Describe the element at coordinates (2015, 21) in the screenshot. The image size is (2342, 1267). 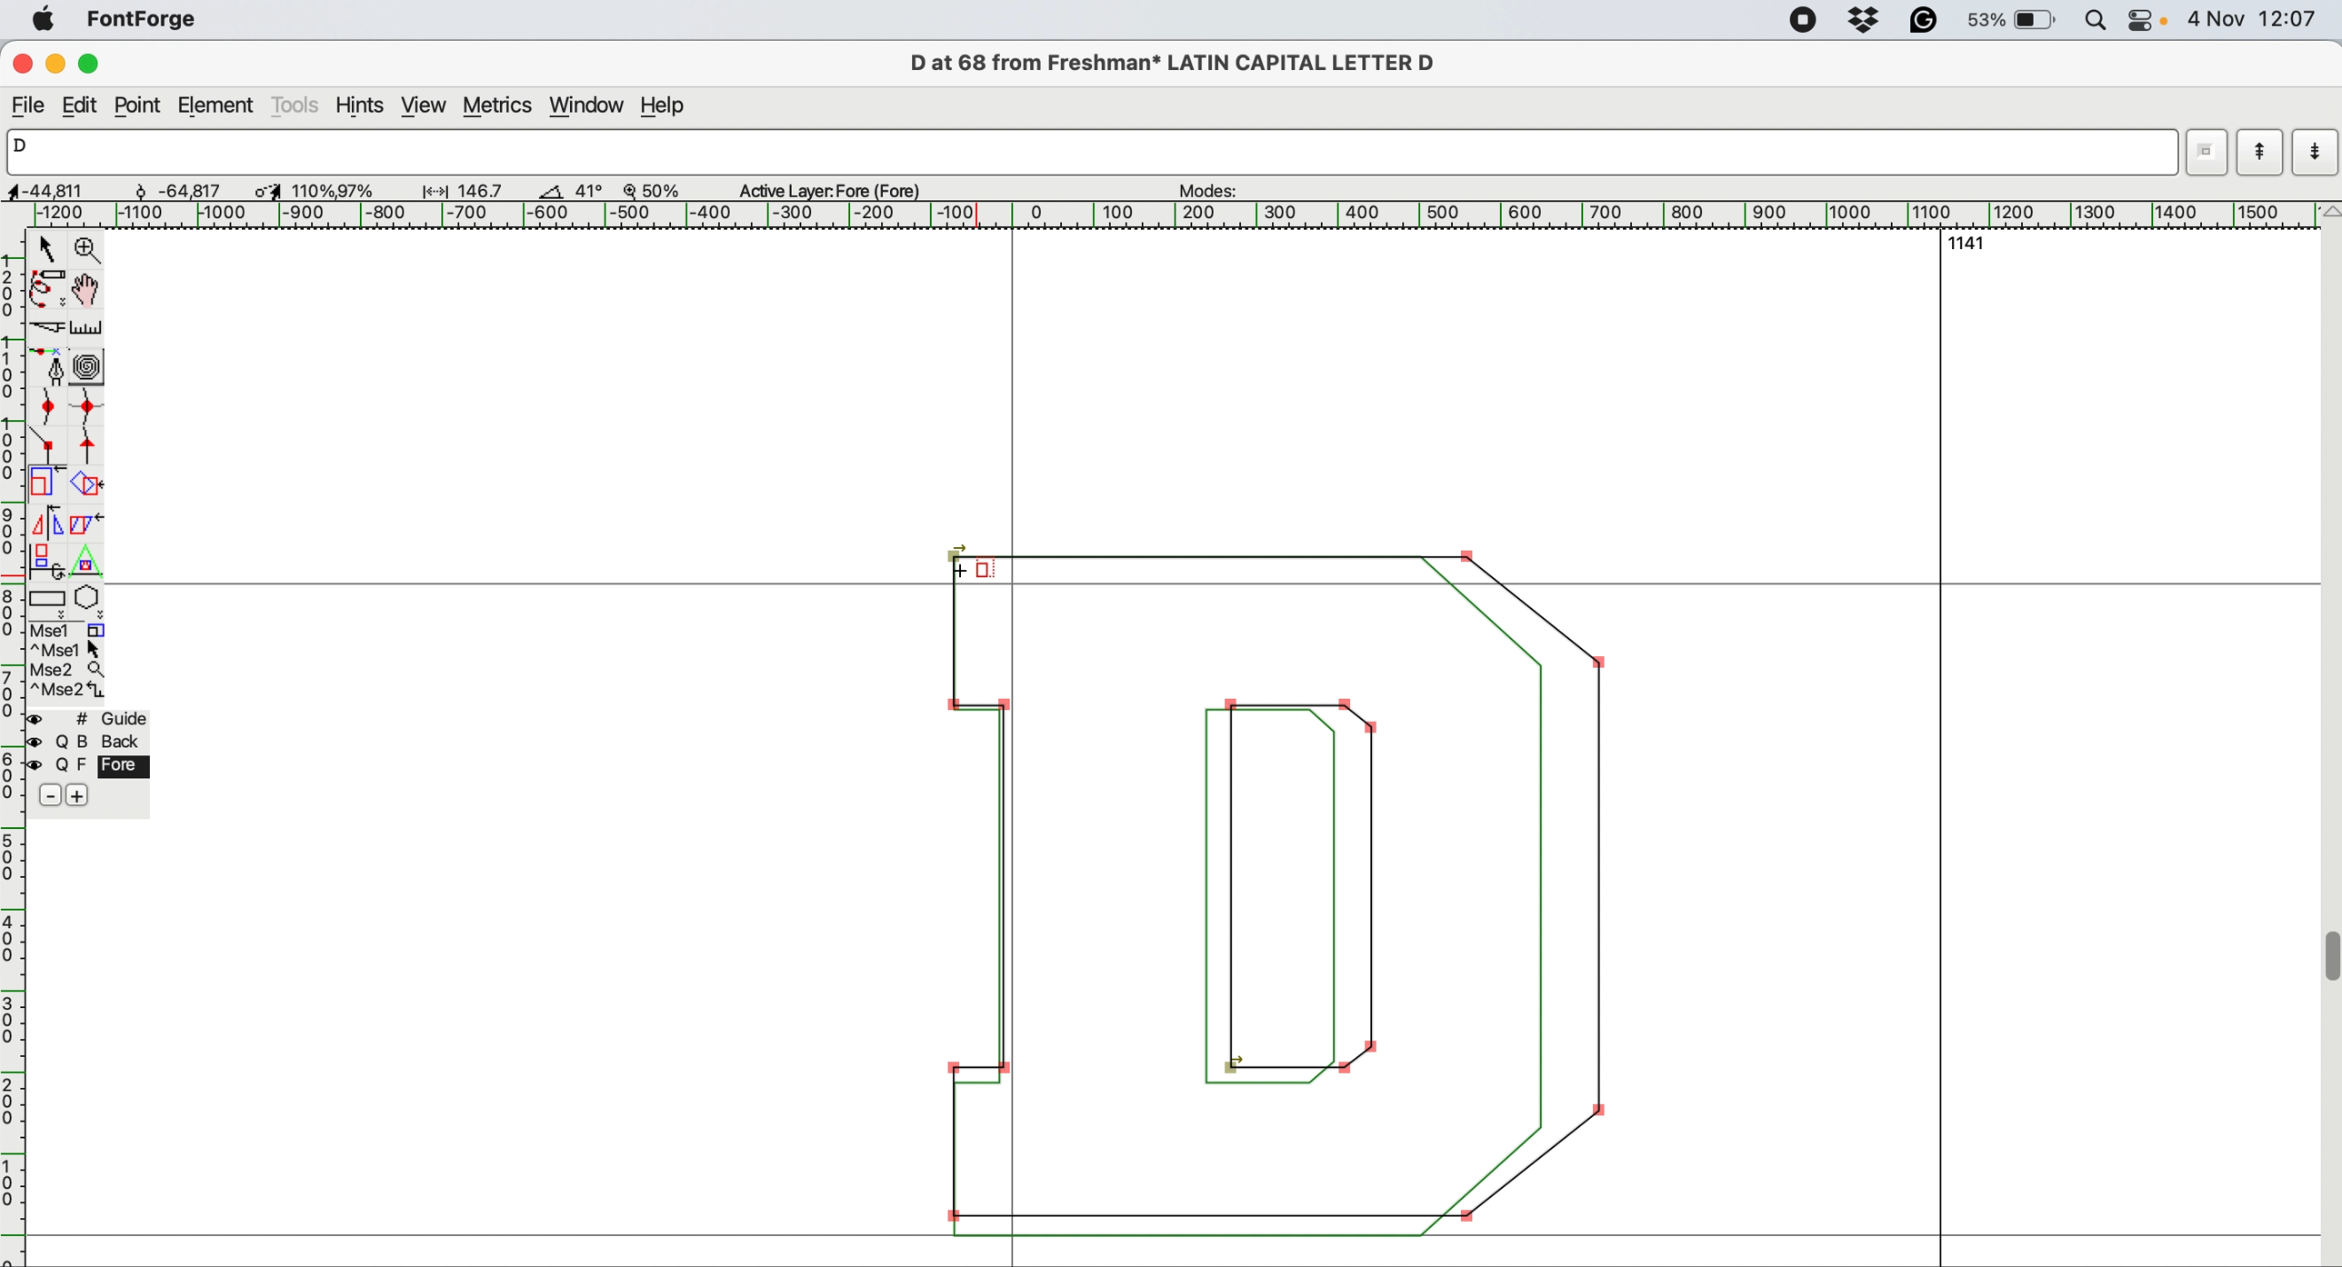
I see `battery` at that location.